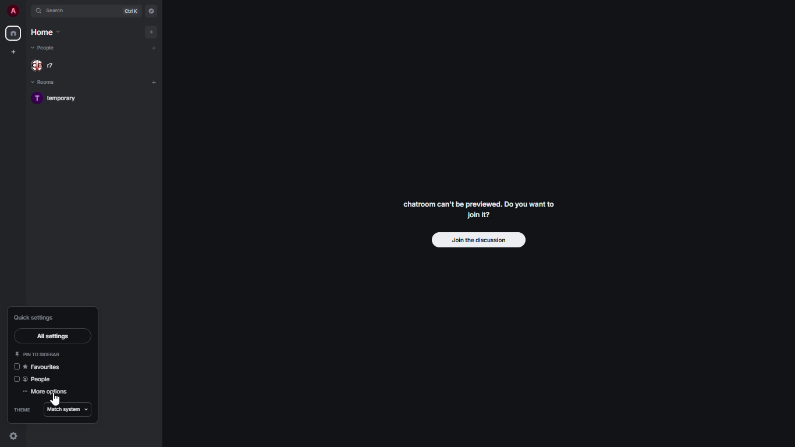  Describe the element at coordinates (45, 33) in the screenshot. I see `home` at that location.